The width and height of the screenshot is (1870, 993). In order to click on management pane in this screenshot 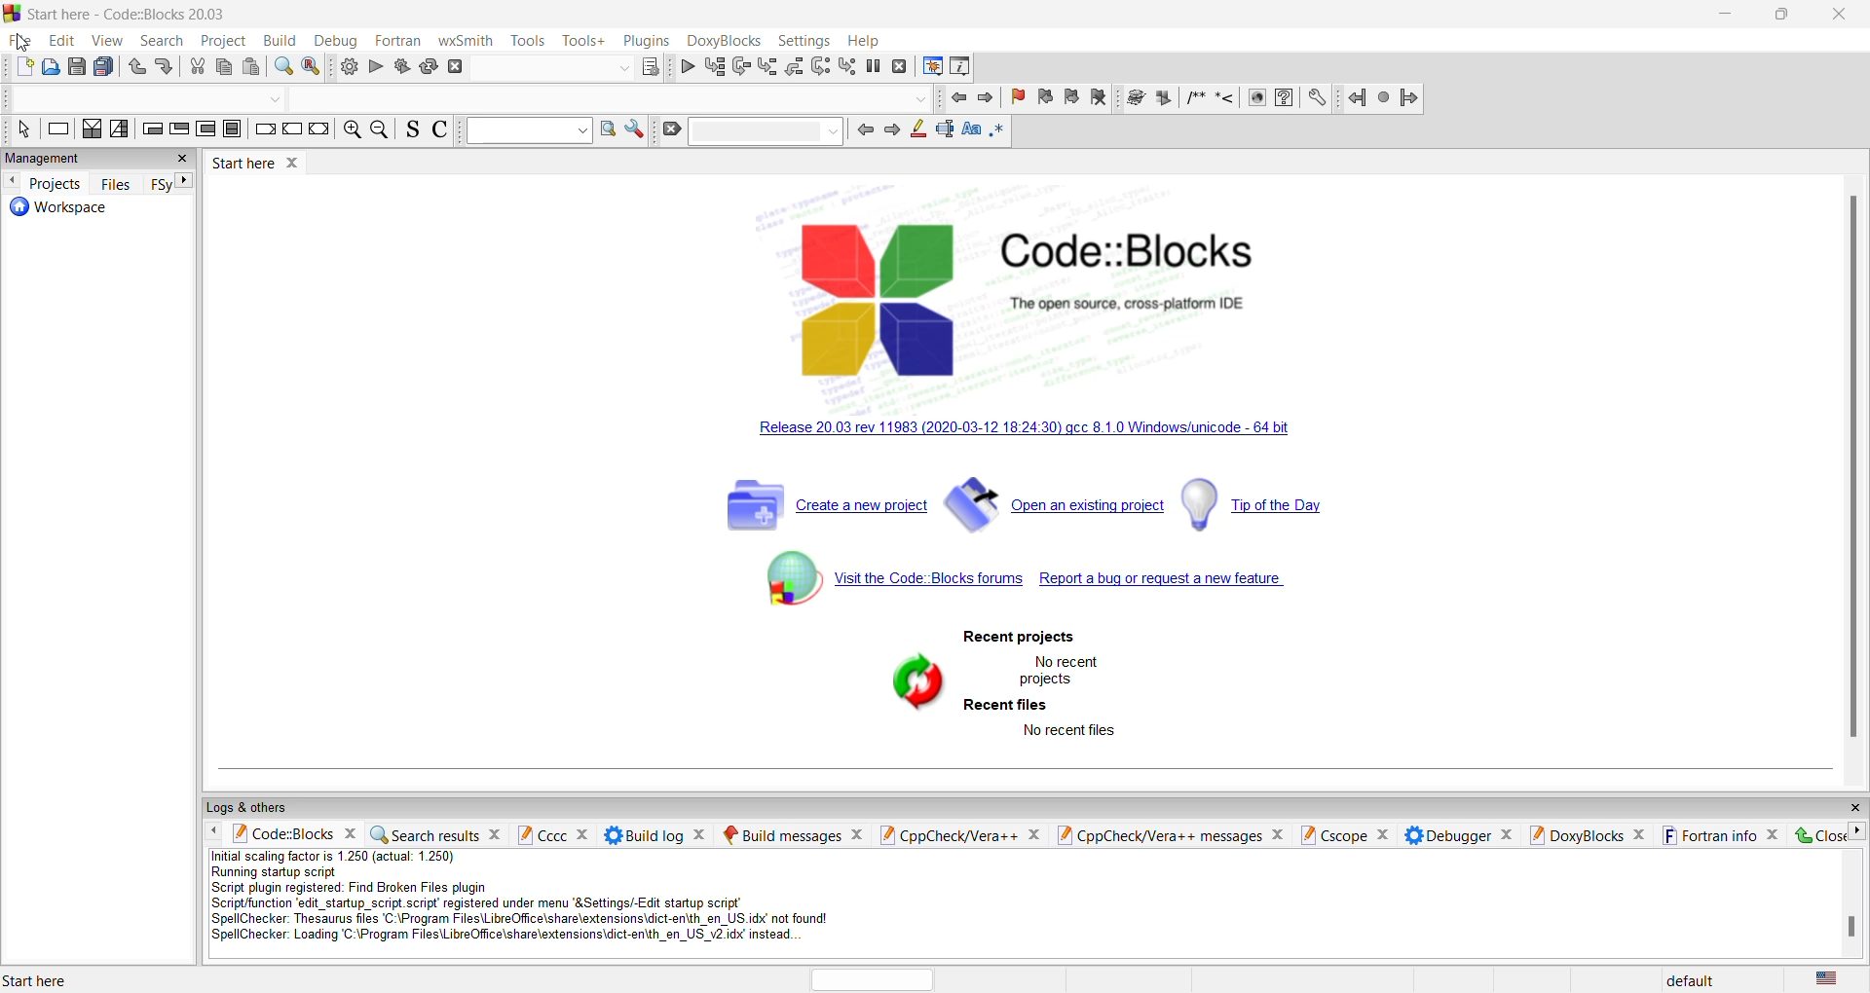, I will do `click(80, 159)`.